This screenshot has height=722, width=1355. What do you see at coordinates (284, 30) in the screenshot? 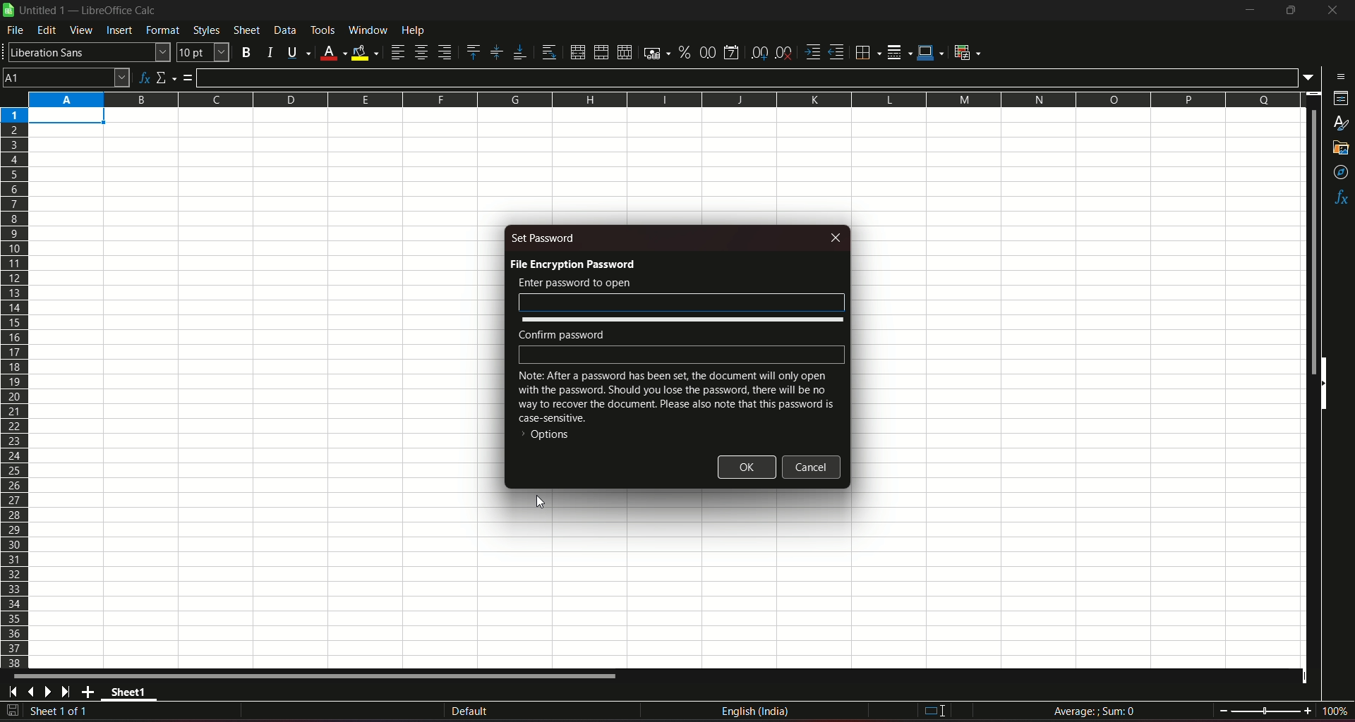
I see `data` at bounding box center [284, 30].